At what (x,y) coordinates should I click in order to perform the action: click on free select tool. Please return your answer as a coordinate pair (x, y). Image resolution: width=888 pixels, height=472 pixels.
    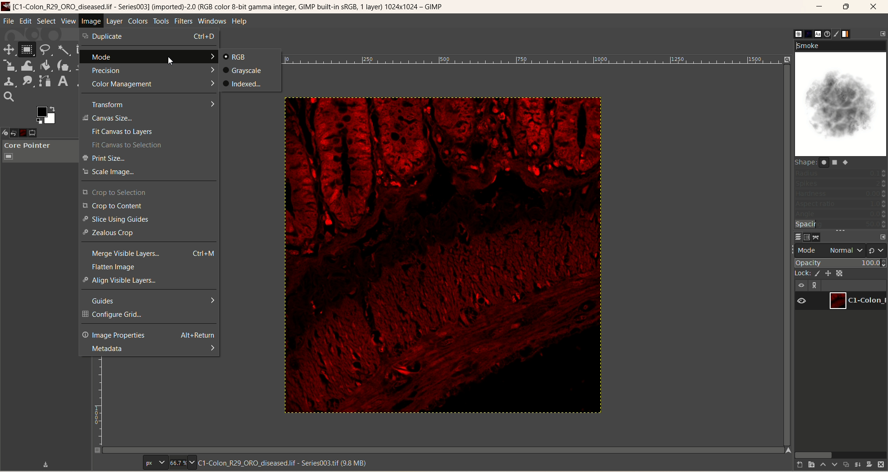
    Looking at the image, I should click on (46, 49).